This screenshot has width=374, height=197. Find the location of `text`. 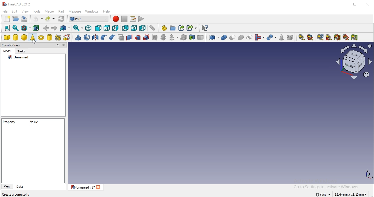

text is located at coordinates (341, 194).